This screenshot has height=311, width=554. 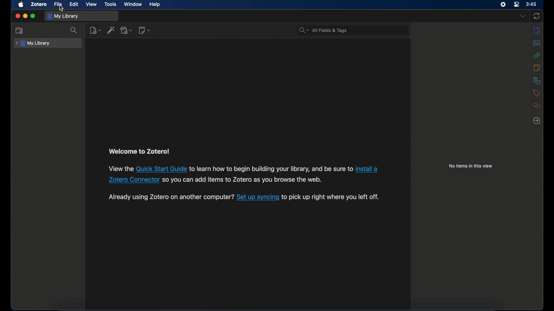 What do you see at coordinates (536, 121) in the screenshot?
I see `locate` at bounding box center [536, 121].